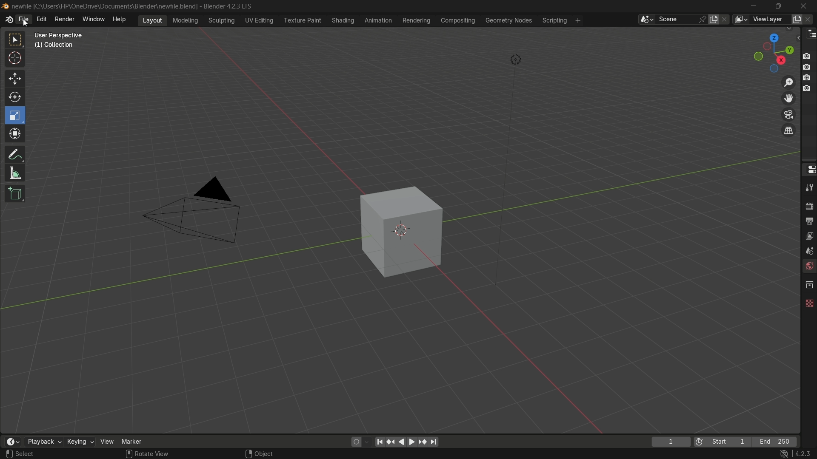 The height and width of the screenshot is (459, 817). What do you see at coordinates (198, 211) in the screenshot?
I see `camera` at bounding box center [198, 211].